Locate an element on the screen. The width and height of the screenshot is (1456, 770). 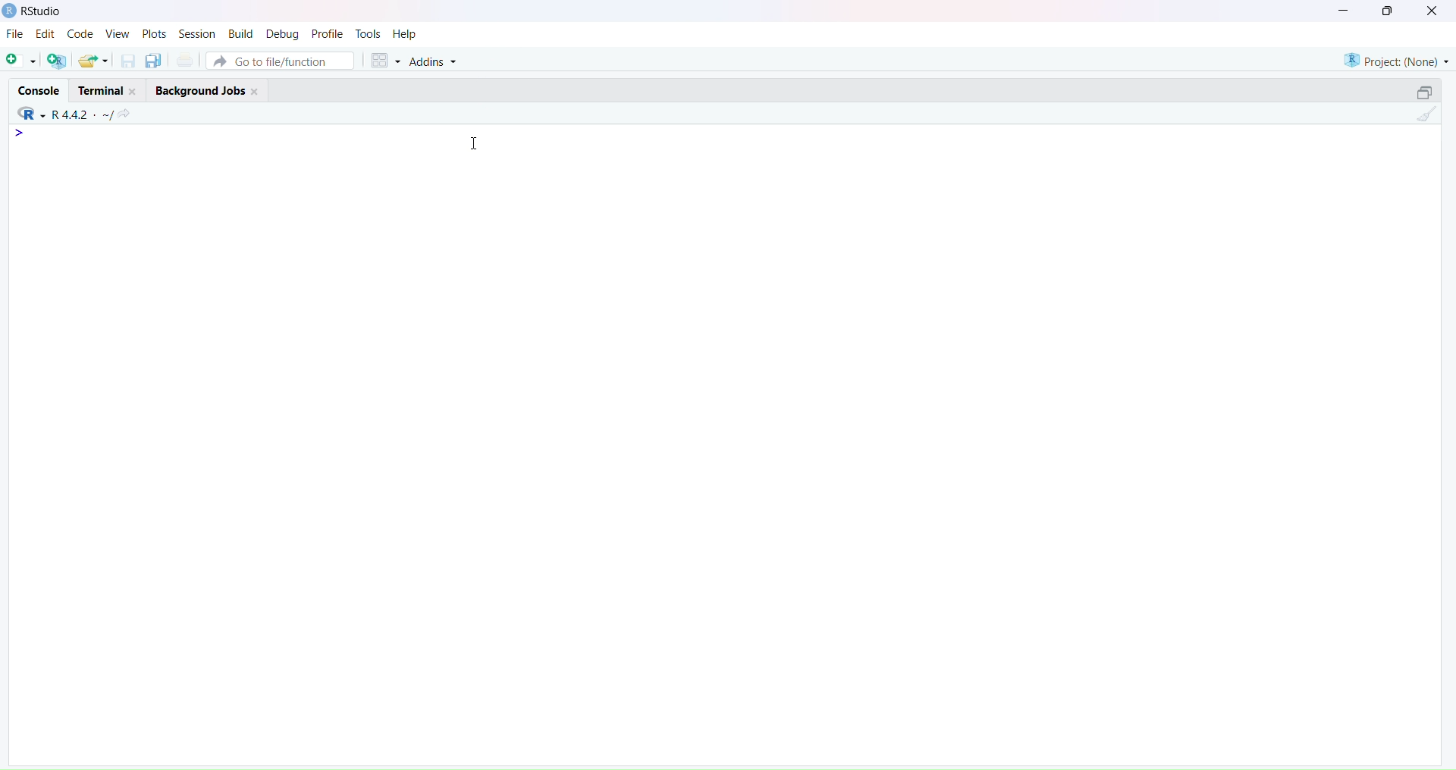
close is located at coordinates (1432, 11).